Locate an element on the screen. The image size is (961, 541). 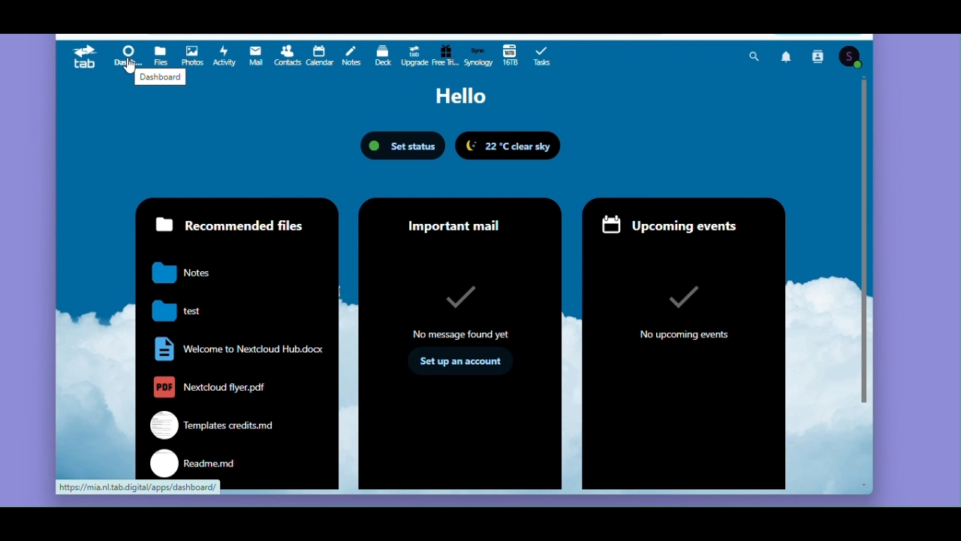
Retrieval is located at coordinates (446, 56).